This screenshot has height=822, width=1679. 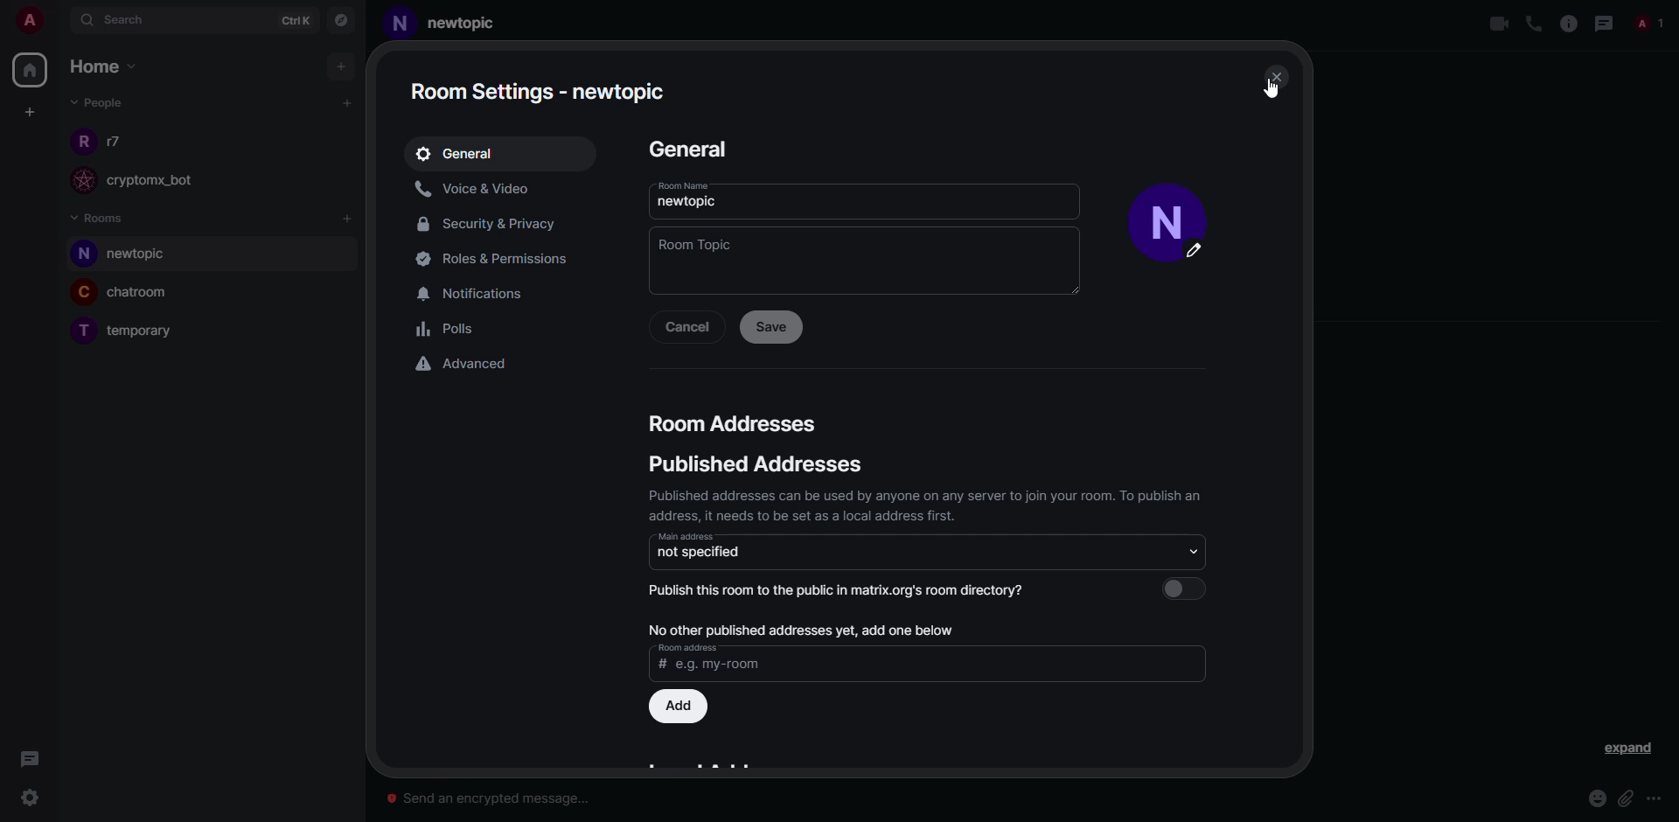 I want to click on profile image, so click(x=80, y=333).